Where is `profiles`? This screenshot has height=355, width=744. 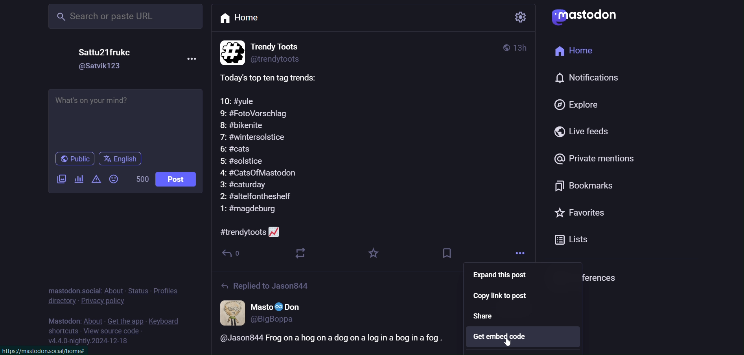
profiles is located at coordinates (170, 291).